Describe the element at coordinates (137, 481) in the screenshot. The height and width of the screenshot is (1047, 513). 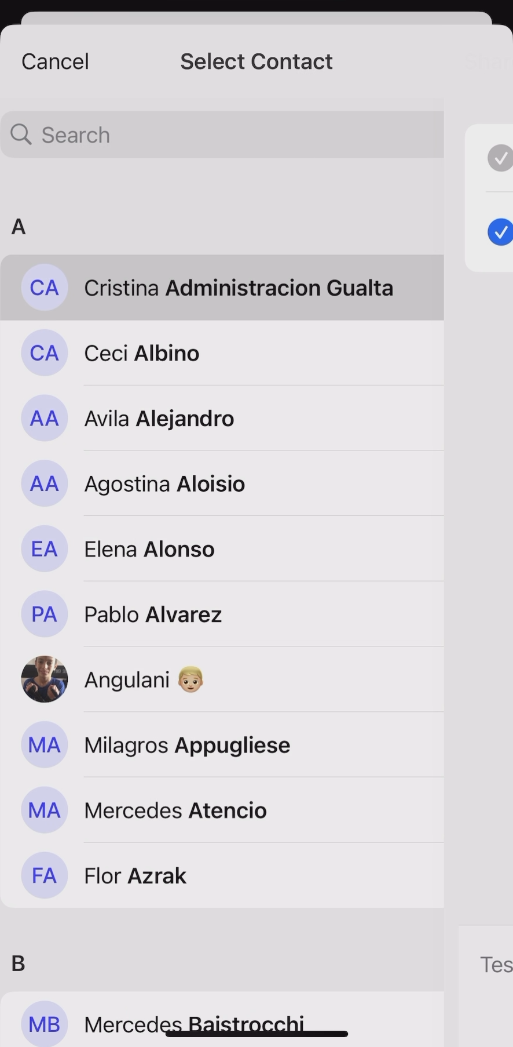
I see `Agostina Aloisio` at that location.